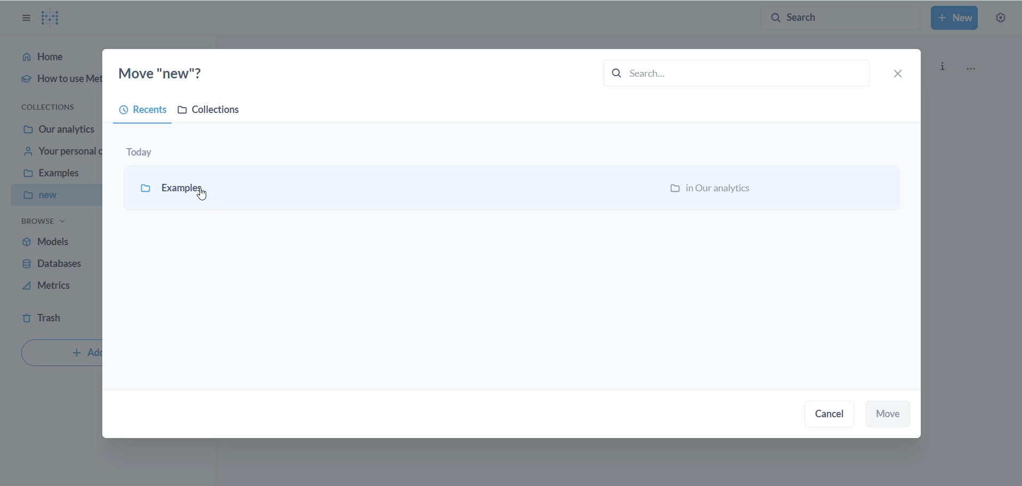 The height and width of the screenshot is (486, 1022). Describe the element at coordinates (54, 106) in the screenshot. I see `collections` at that location.